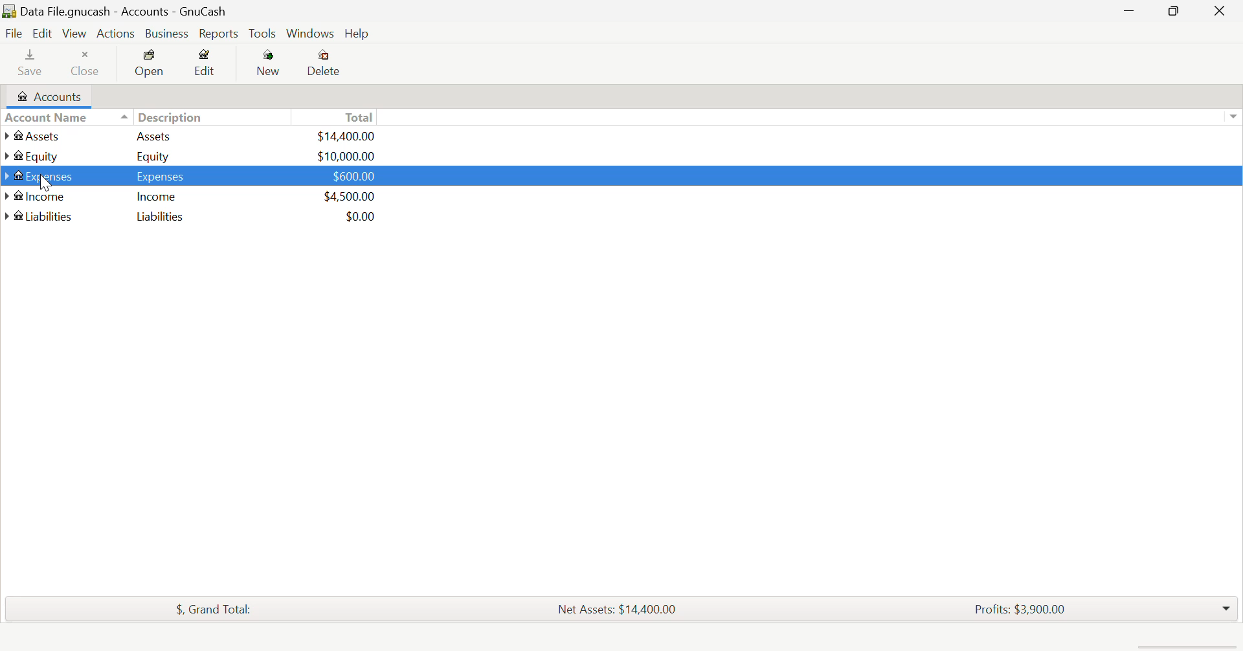 The height and width of the screenshot is (651, 1243). I want to click on Reports, so click(219, 36).